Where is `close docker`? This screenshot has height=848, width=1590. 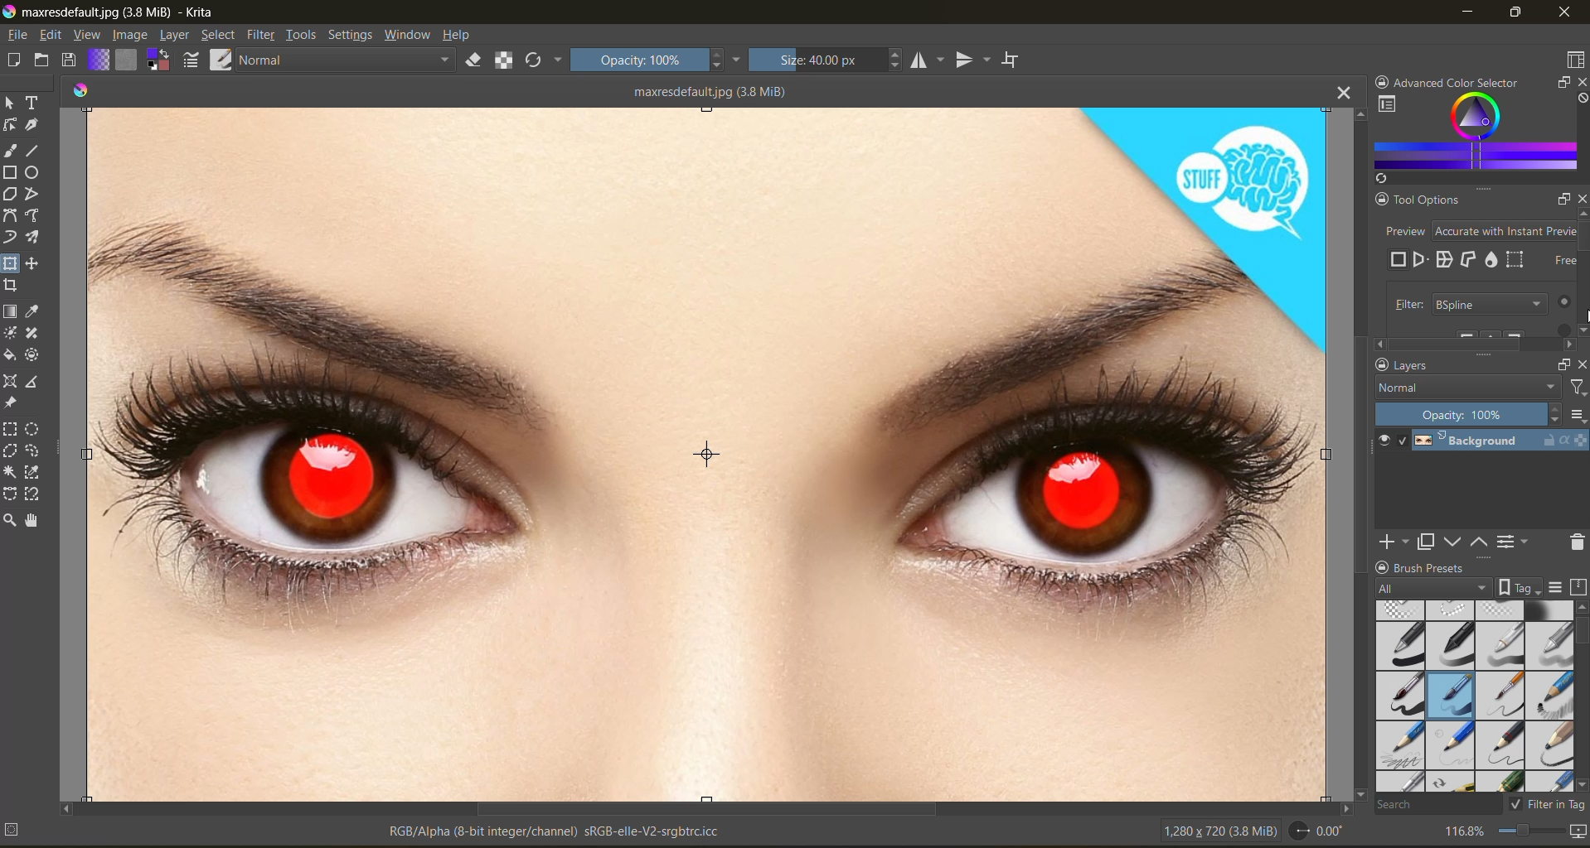 close docker is located at coordinates (1580, 369).